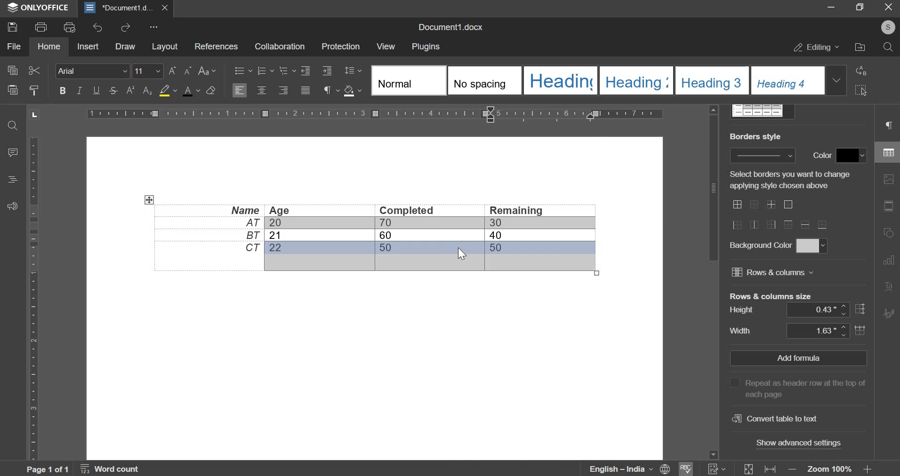 The image size is (900, 476). I want to click on document1, so click(126, 8).